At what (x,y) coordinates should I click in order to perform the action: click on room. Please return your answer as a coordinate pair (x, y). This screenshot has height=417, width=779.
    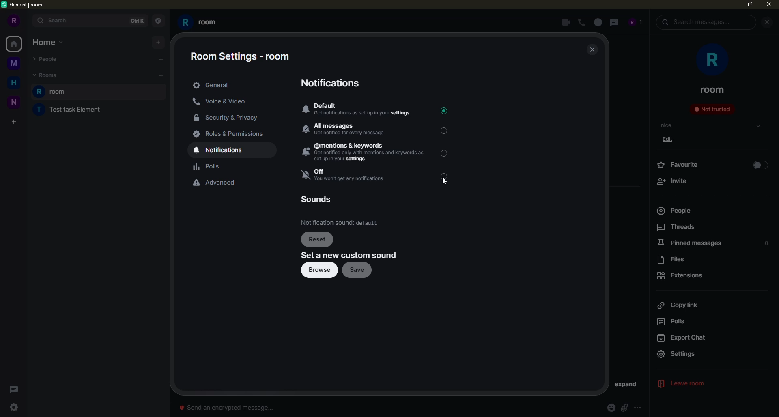
    Looking at the image, I should click on (712, 90).